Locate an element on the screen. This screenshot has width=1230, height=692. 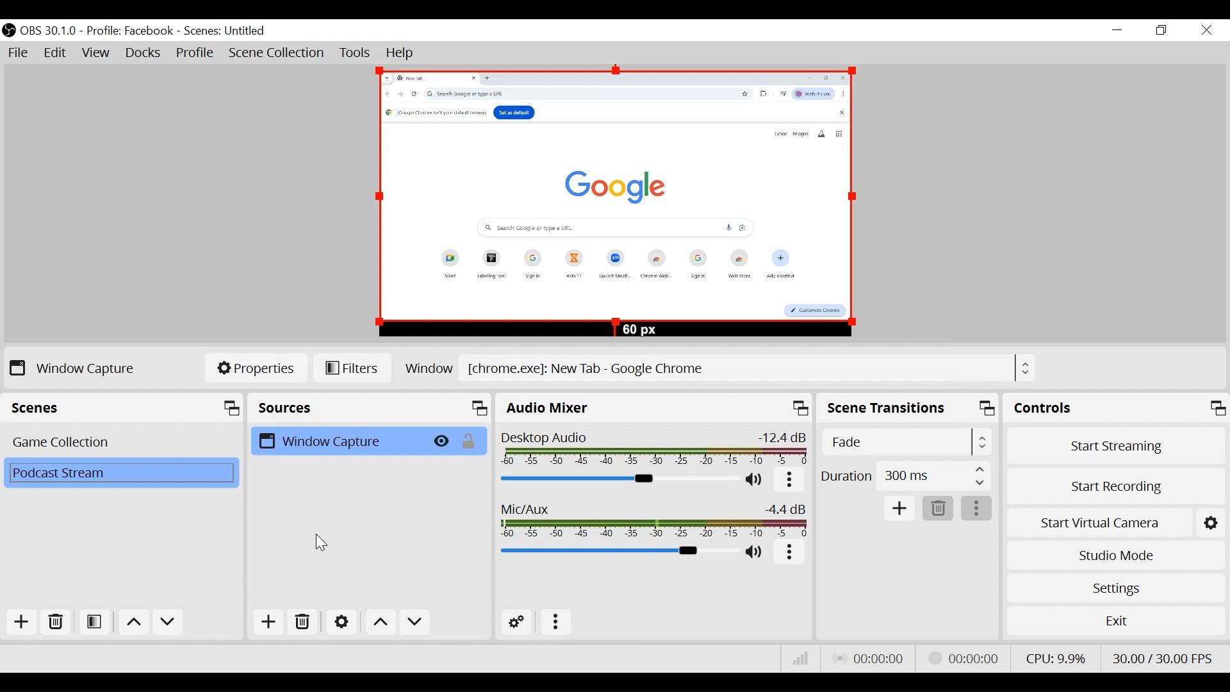
OBS 30.1.0 - Profile Facebook - Scenes Untitled is located at coordinates (146, 31).